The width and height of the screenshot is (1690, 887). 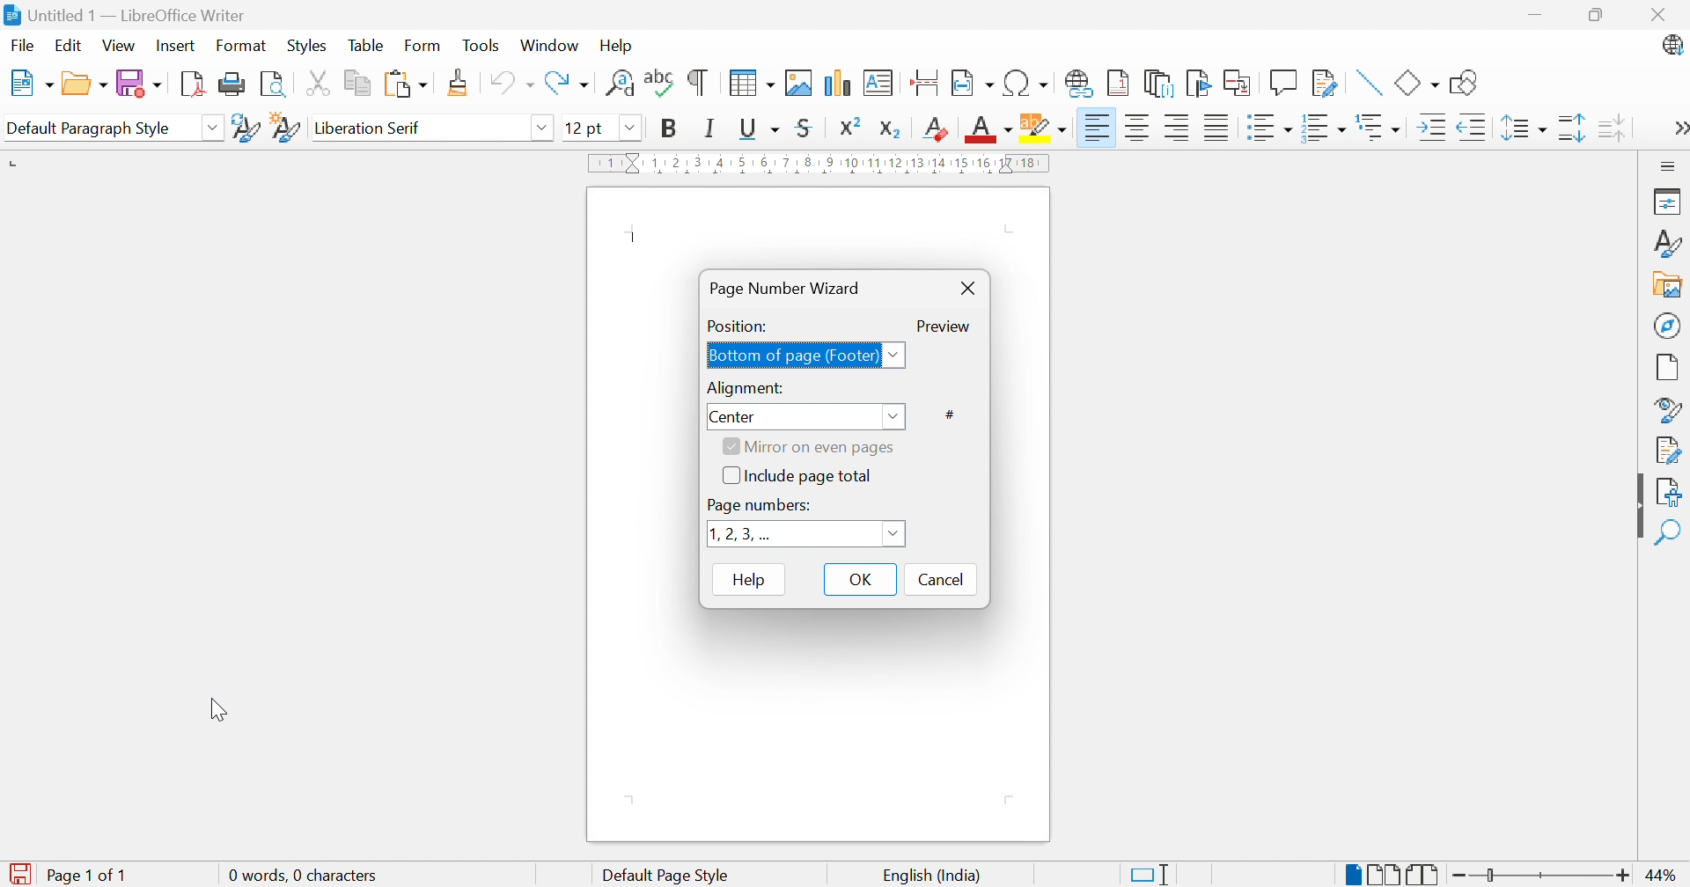 I want to click on Cancel, so click(x=944, y=582).